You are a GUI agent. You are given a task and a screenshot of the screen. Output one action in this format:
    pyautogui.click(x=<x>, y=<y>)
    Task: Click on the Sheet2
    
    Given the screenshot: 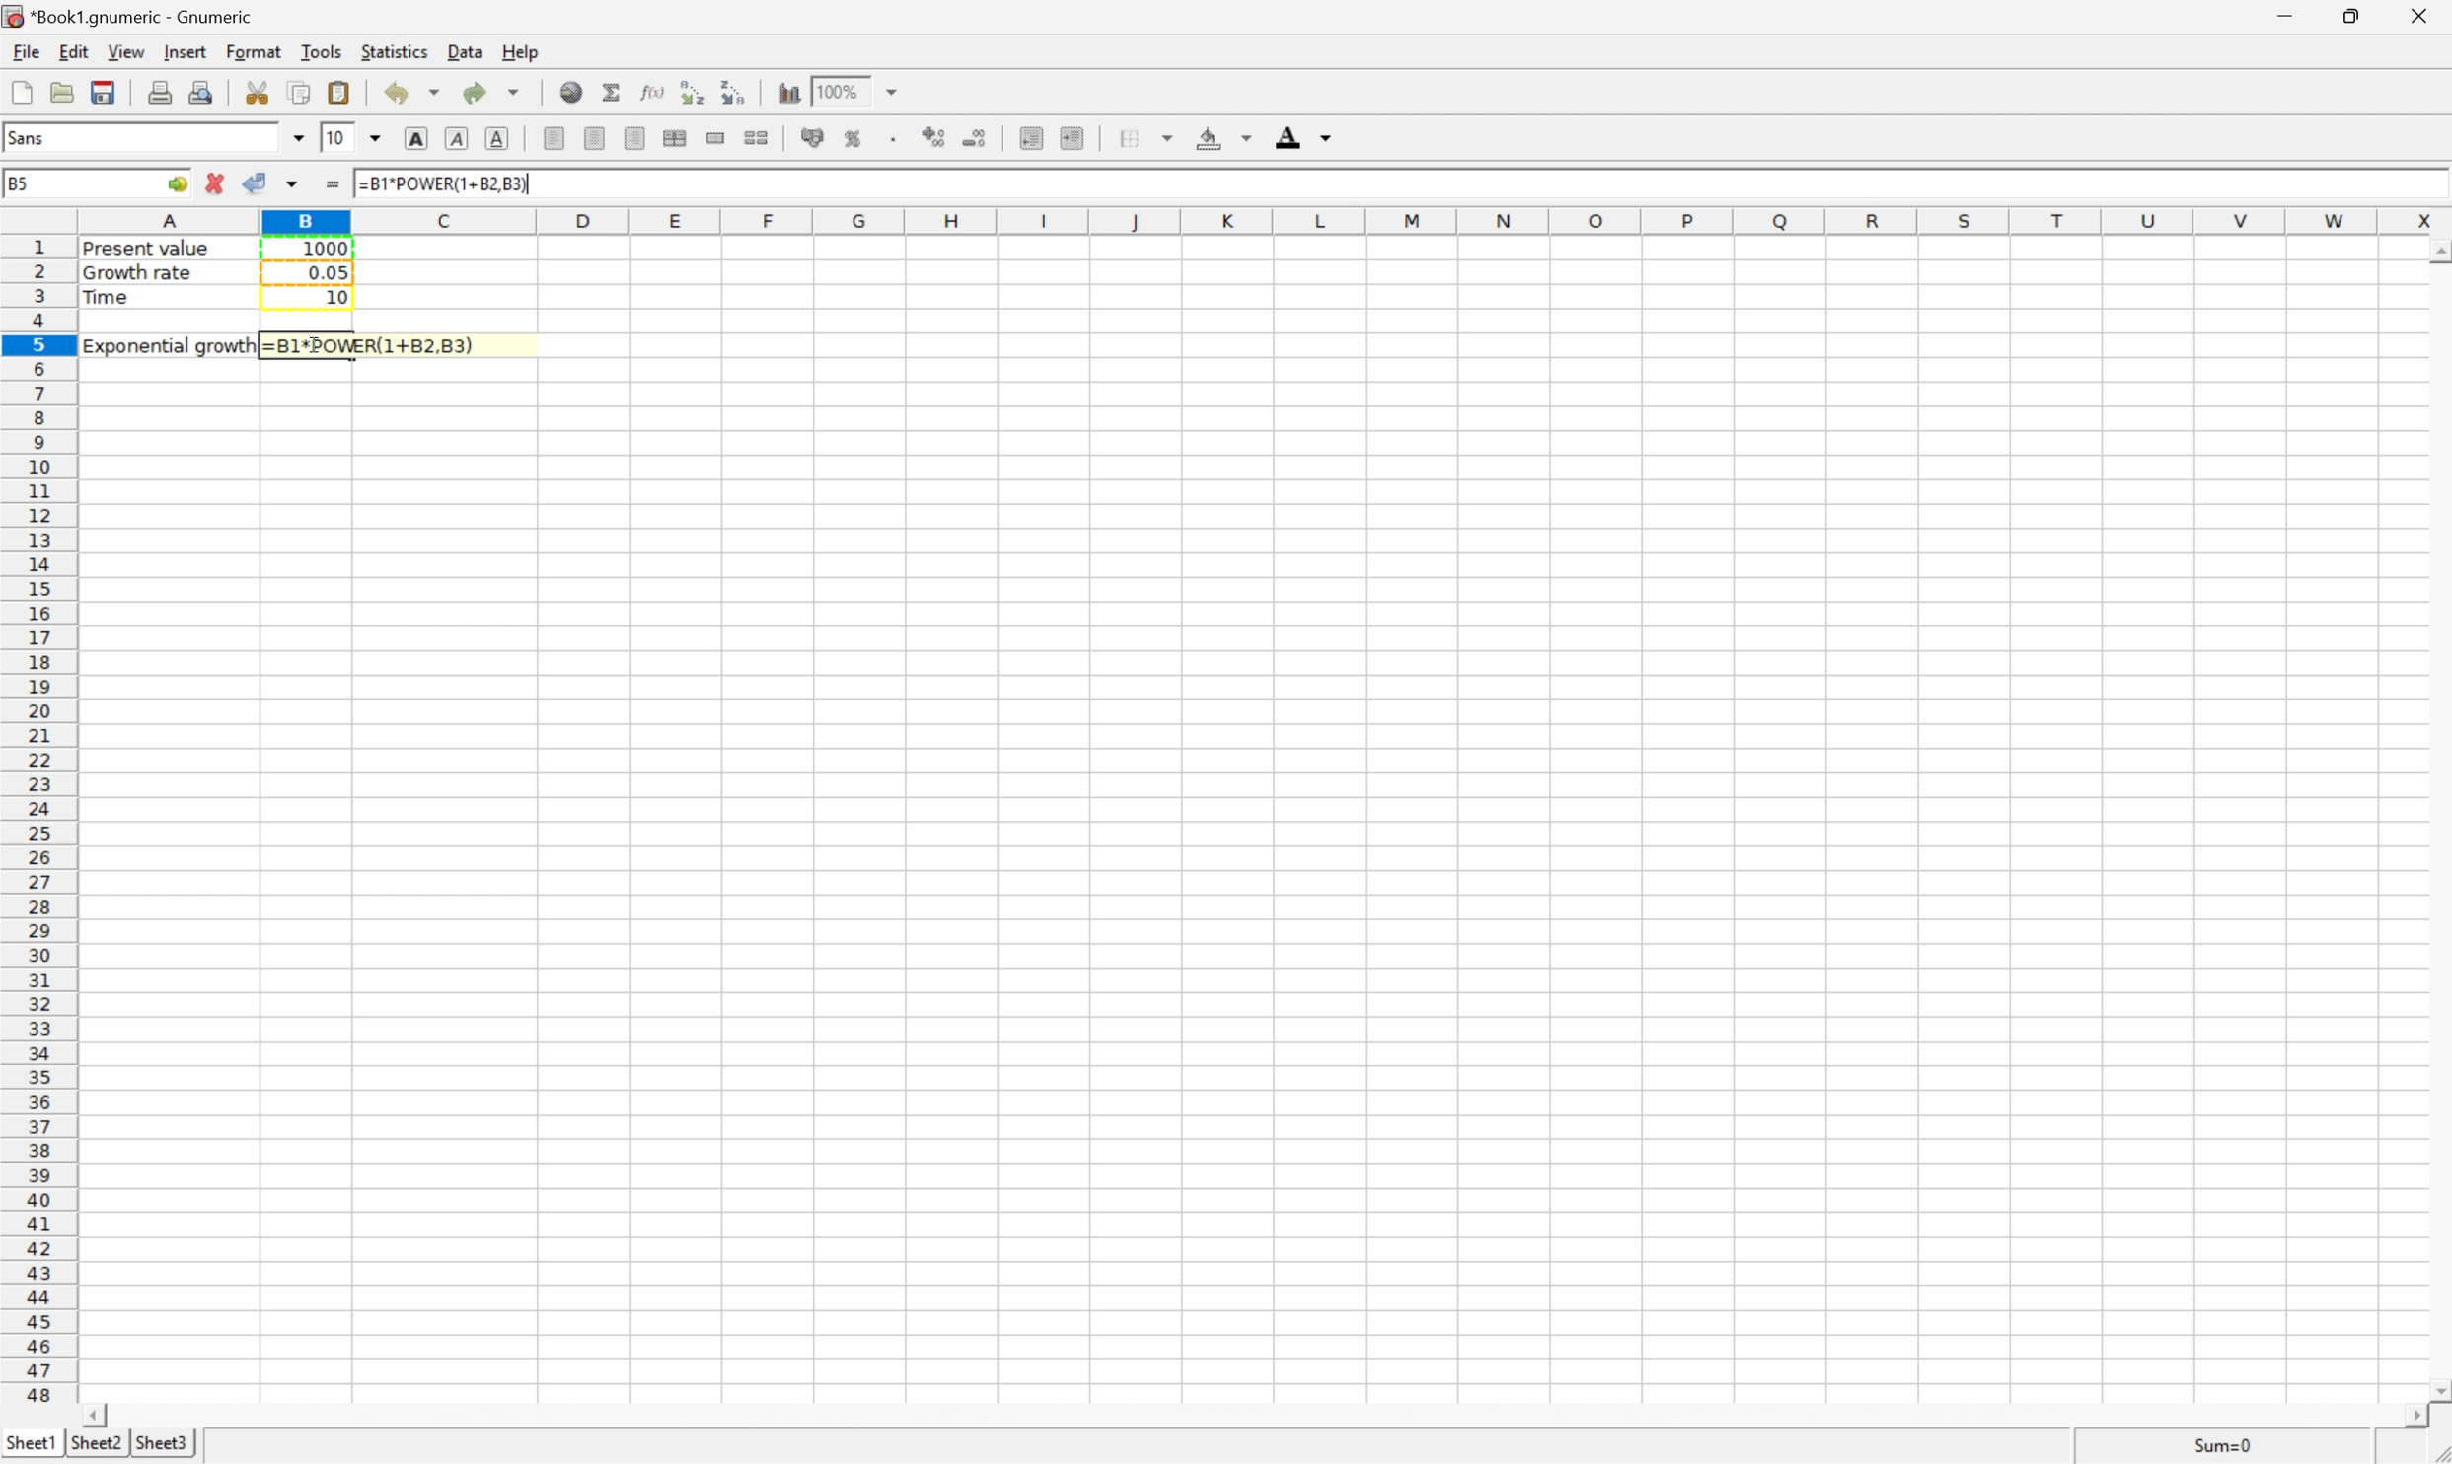 What is the action you would take?
    pyautogui.click(x=99, y=1441)
    